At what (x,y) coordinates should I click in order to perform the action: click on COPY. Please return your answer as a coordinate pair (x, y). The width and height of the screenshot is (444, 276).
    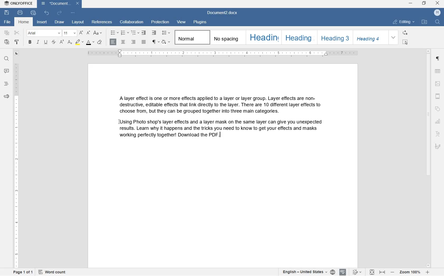
    Looking at the image, I should click on (7, 33).